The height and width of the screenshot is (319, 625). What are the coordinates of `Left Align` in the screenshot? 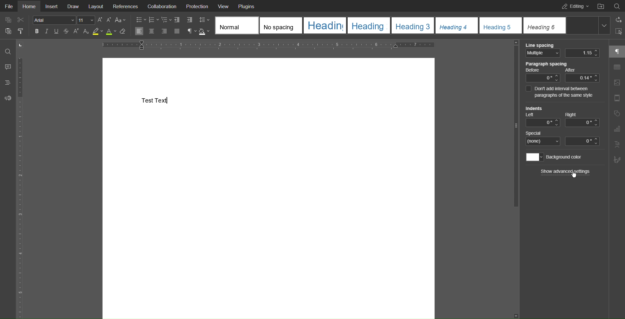 It's located at (139, 32).